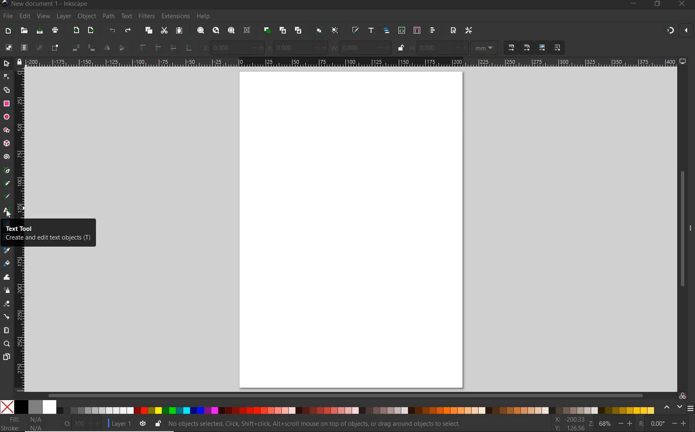 The width and height of the screenshot is (695, 432). What do you see at coordinates (469, 31) in the screenshot?
I see `open preferences` at bounding box center [469, 31].